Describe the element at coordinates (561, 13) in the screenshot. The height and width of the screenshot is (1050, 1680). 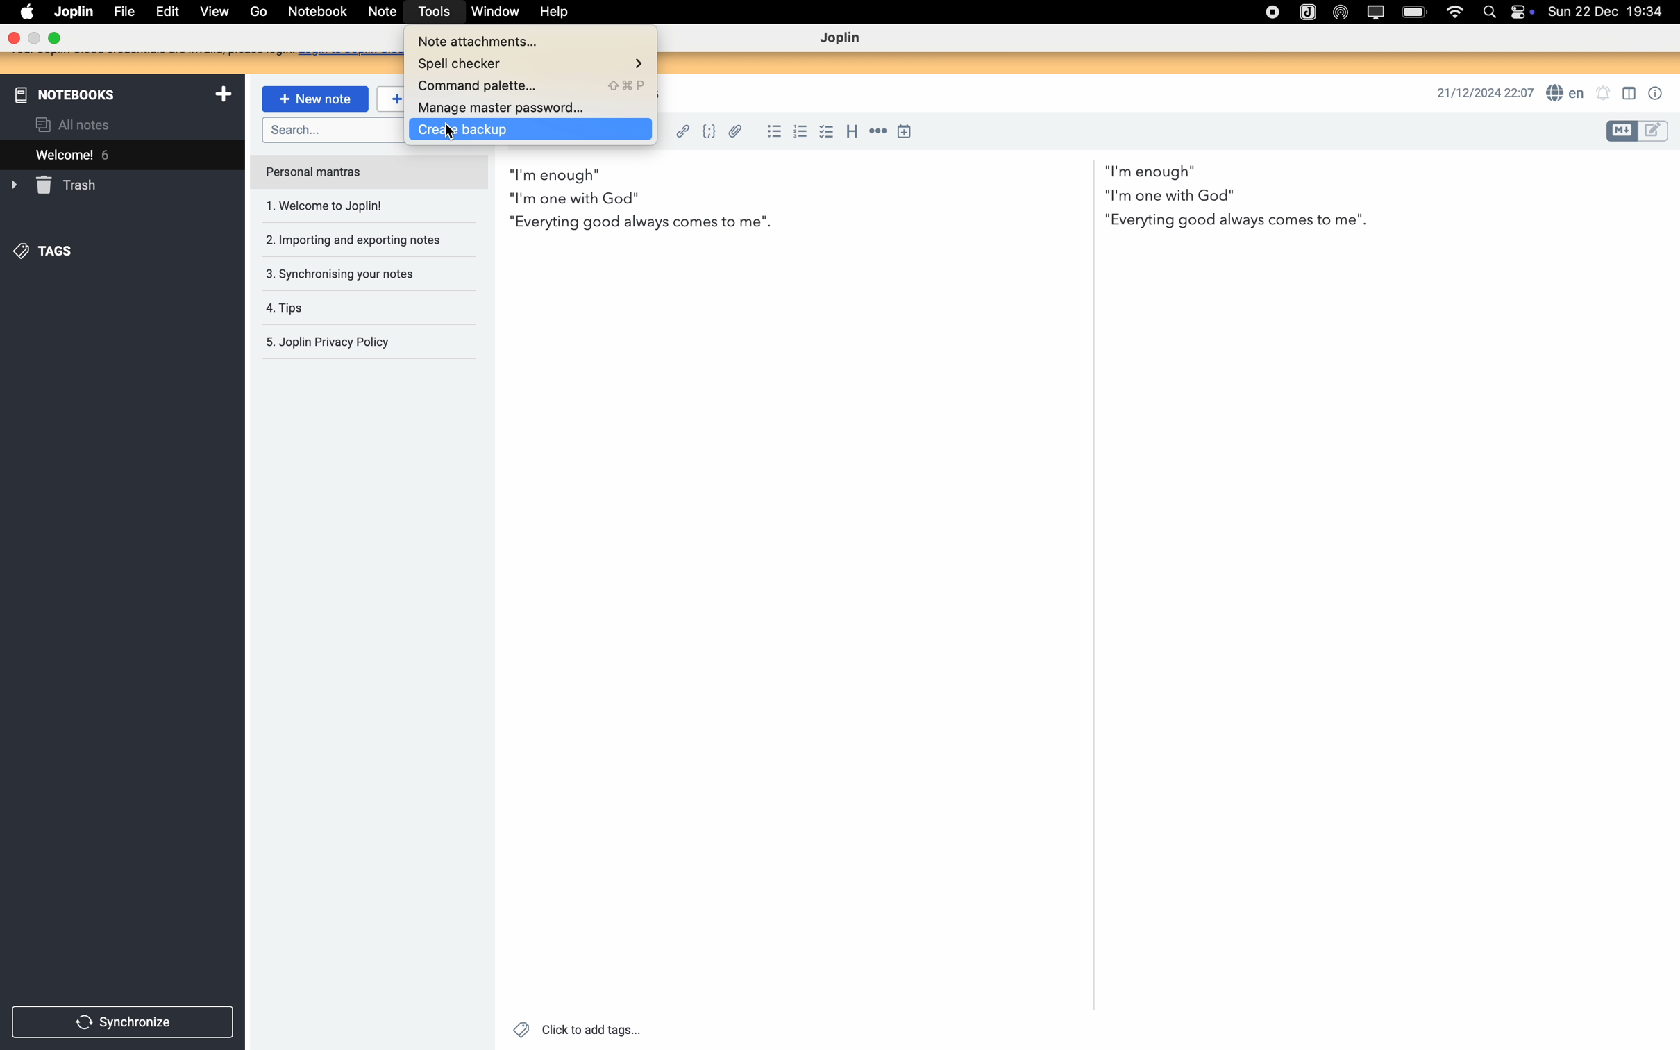
I see `help` at that location.